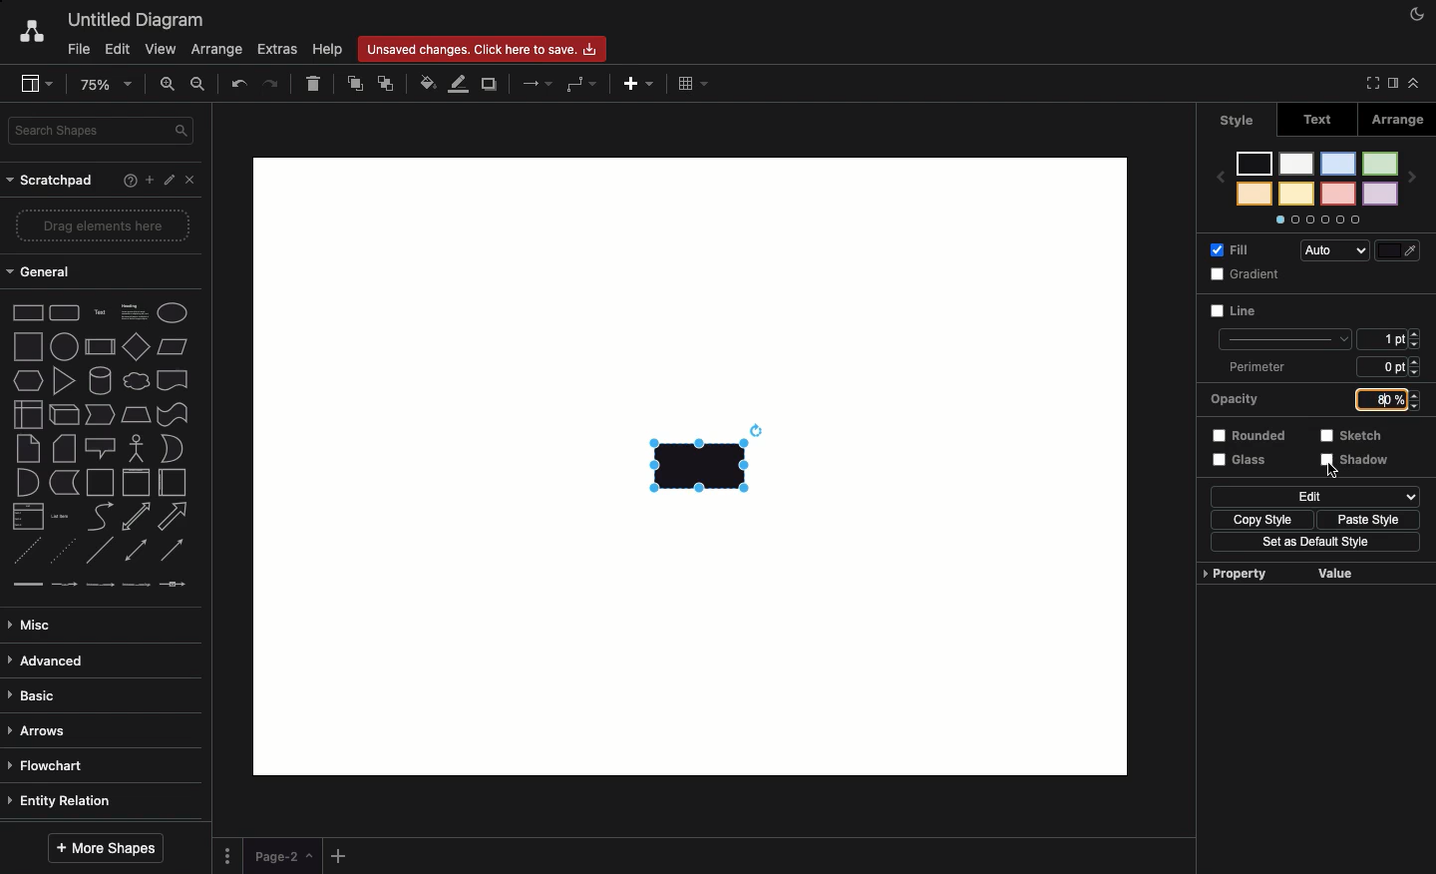  What do you see at coordinates (171, 345) in the screenshot?
I see `Parallelogram` at bounding box center [171, 345].